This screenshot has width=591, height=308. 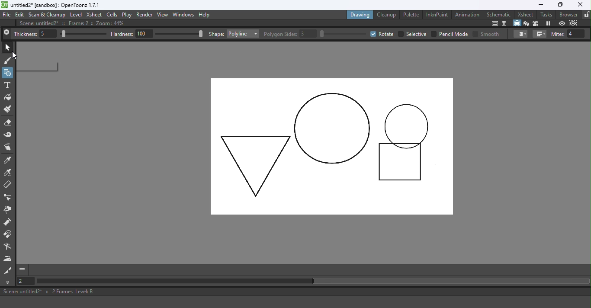 I want to click on Polygon sides, so click(x=290, y=33).